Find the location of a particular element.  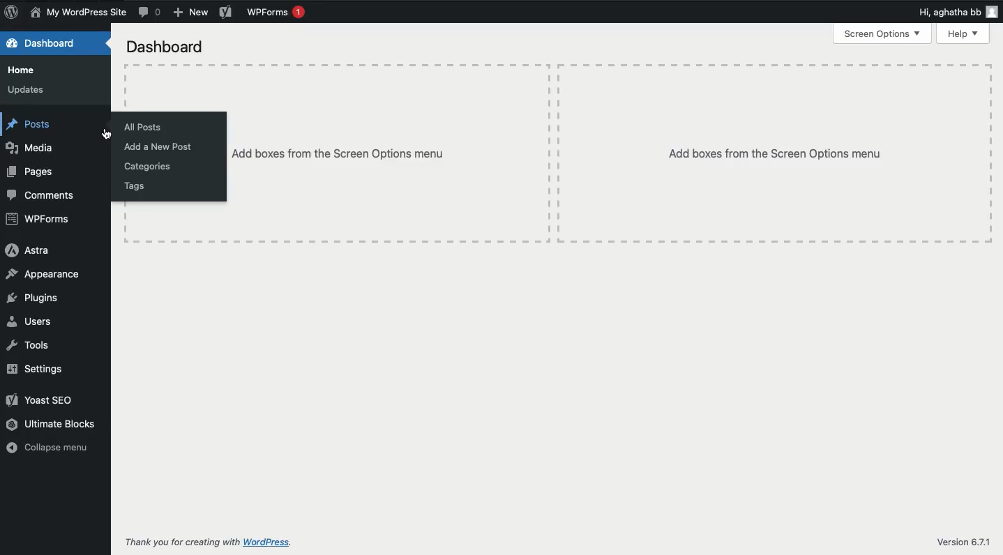

WPForms is located at coordinates (40, 217).